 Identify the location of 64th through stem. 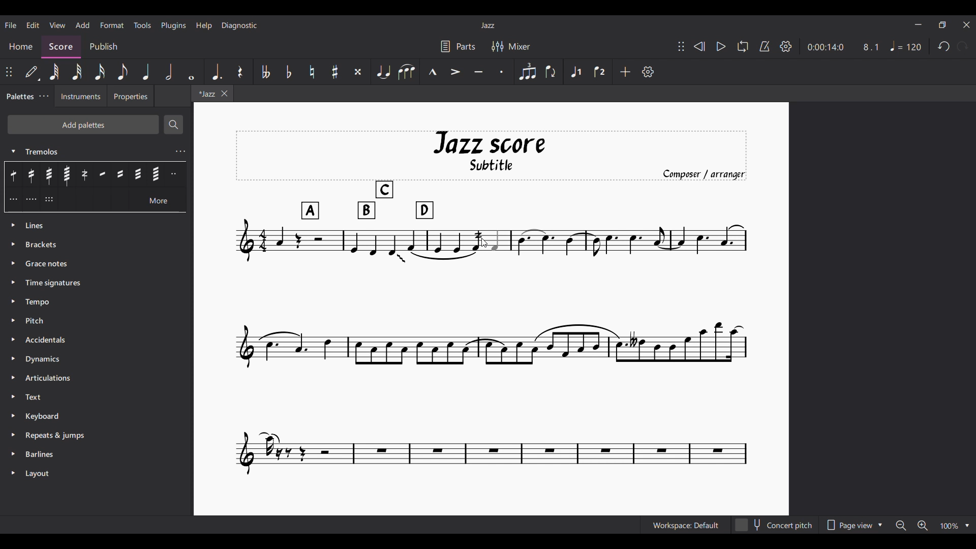
(67, 174).